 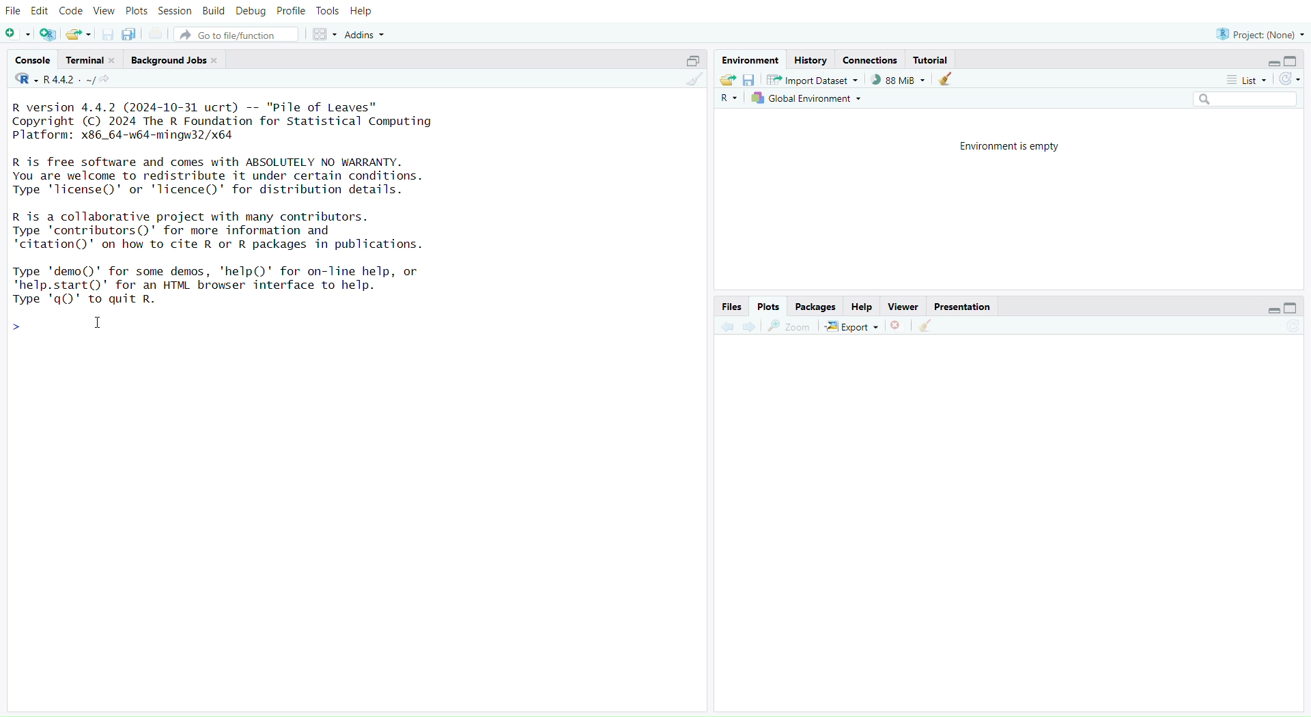 I want to click on console, so click(x=32, y=59).